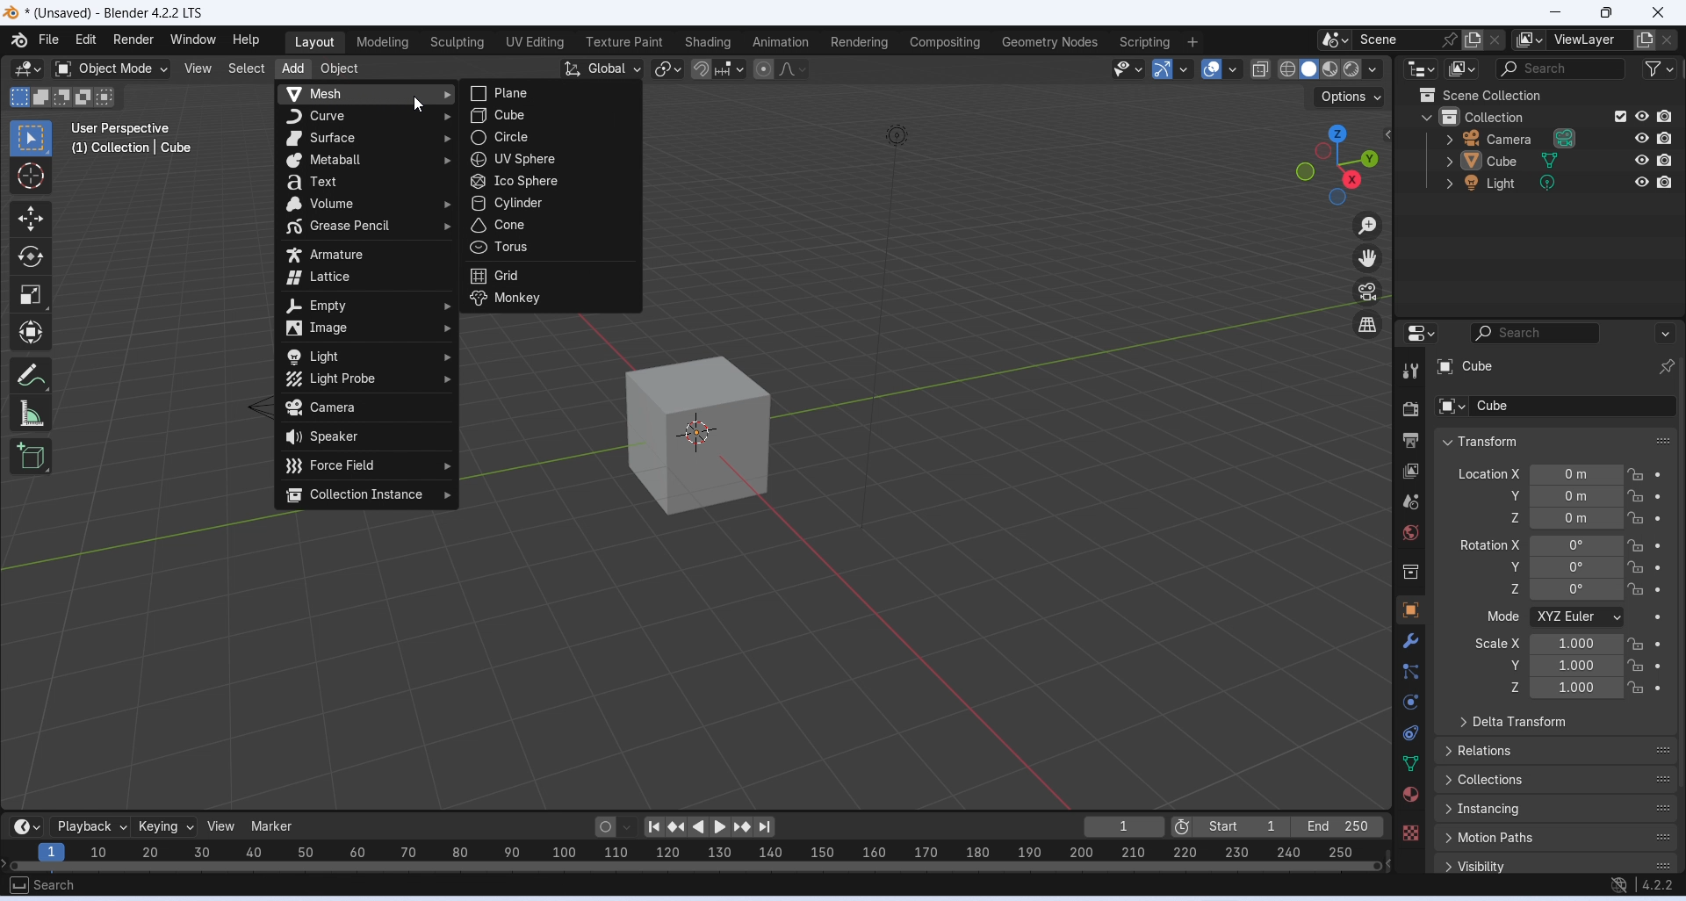  Describe the element at coordinates (27, 70) in the screenshot. I see `editor type` at that location.